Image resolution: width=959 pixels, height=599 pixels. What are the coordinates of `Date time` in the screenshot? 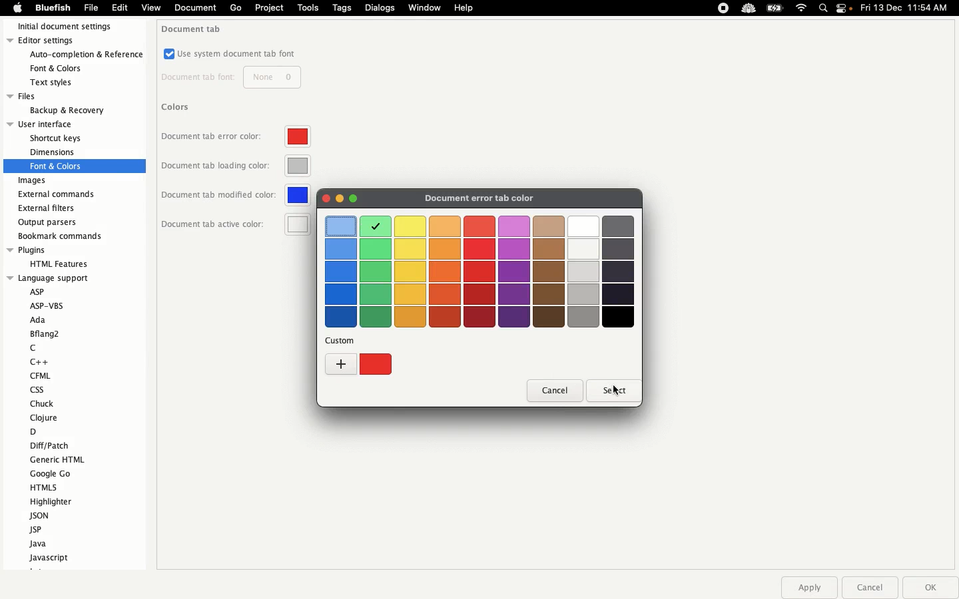 It's located at (908, 7).